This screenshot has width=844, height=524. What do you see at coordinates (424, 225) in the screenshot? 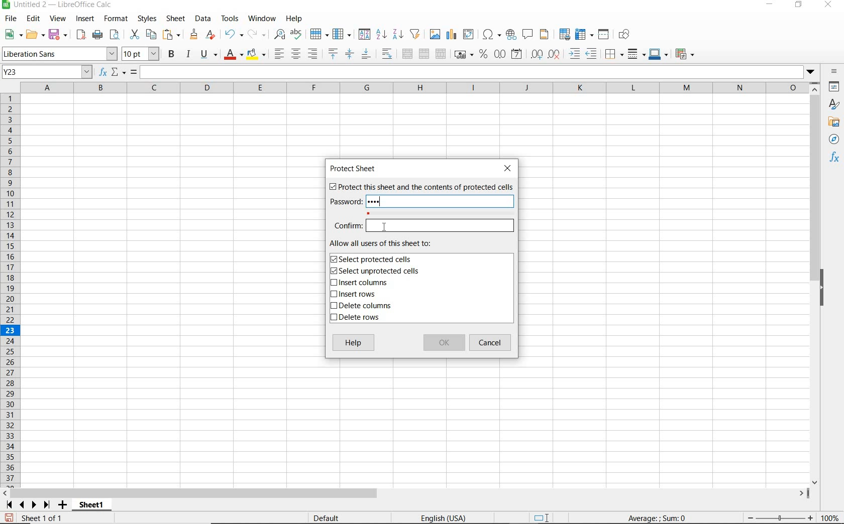
I see `CONFIRM` at bounding box center [424, 225].